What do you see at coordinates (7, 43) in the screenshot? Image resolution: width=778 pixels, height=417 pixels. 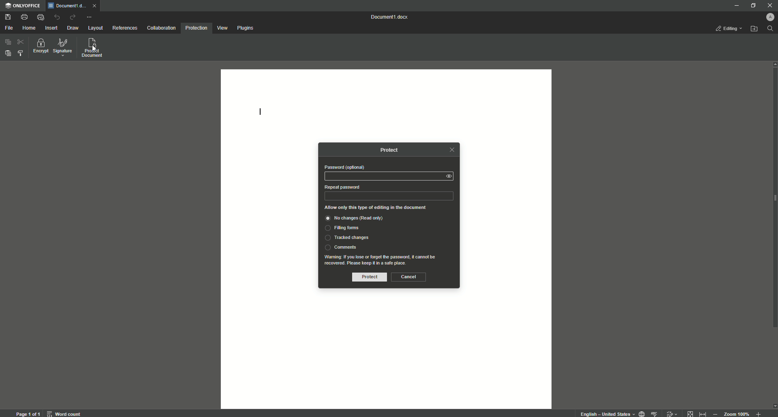 I see `Copy` at bounding box center [7, 43].